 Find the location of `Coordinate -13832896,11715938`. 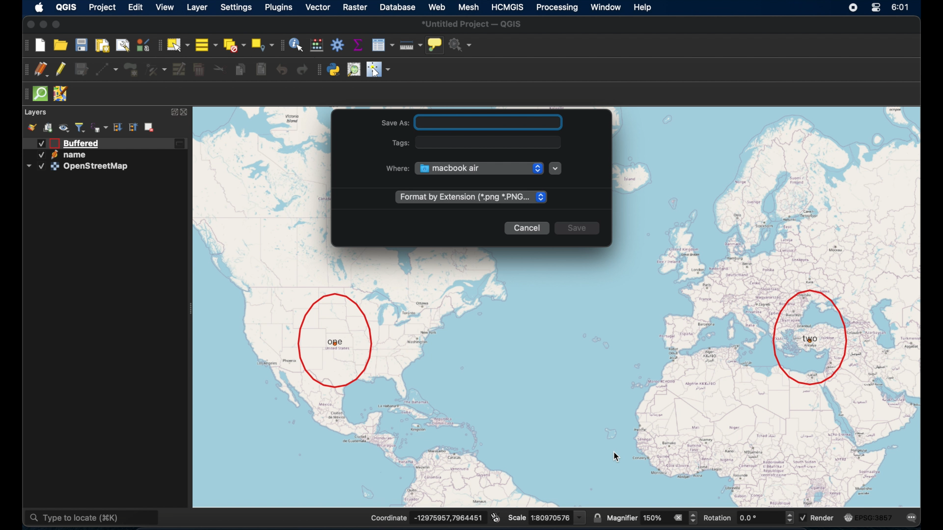

Coordinate -13832896,11715938 is located at coordinates (423, 518).